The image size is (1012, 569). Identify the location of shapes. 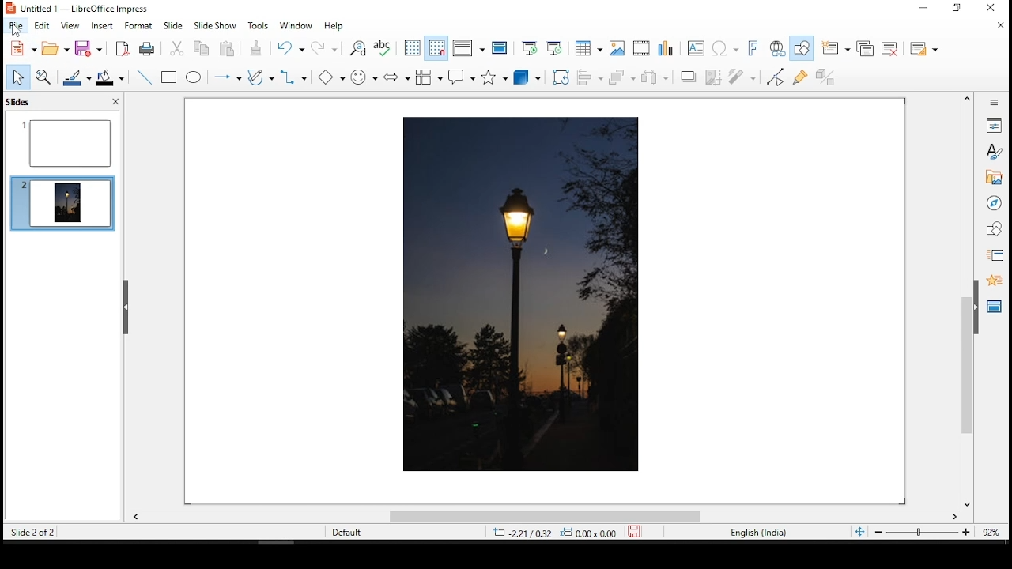
(995, 232).